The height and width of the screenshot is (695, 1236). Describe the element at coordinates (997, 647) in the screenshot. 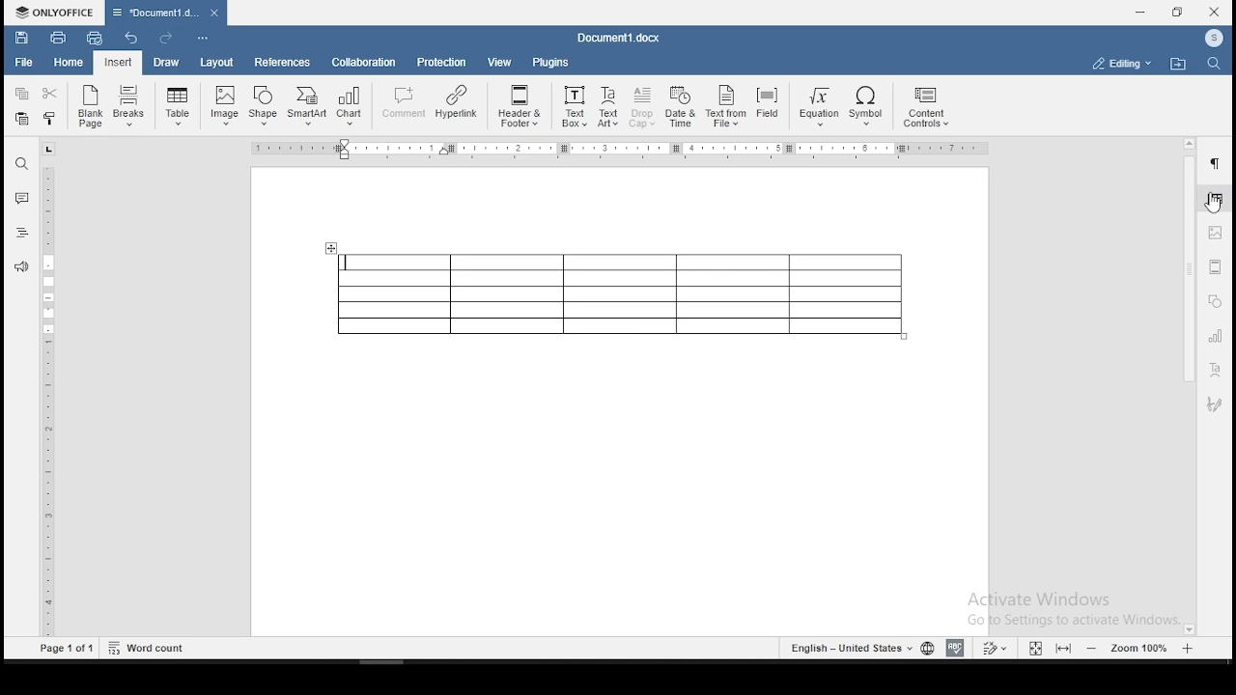

I see `track changes` at that location.